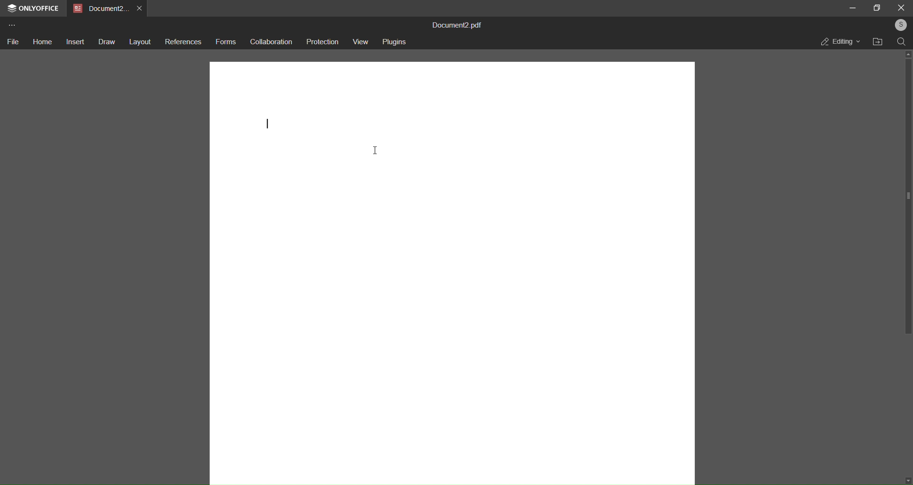 This screenshot has height=485, width=913. Describe the element at coordinates (140, 42) in the screenshot. I see `layout` at that location.